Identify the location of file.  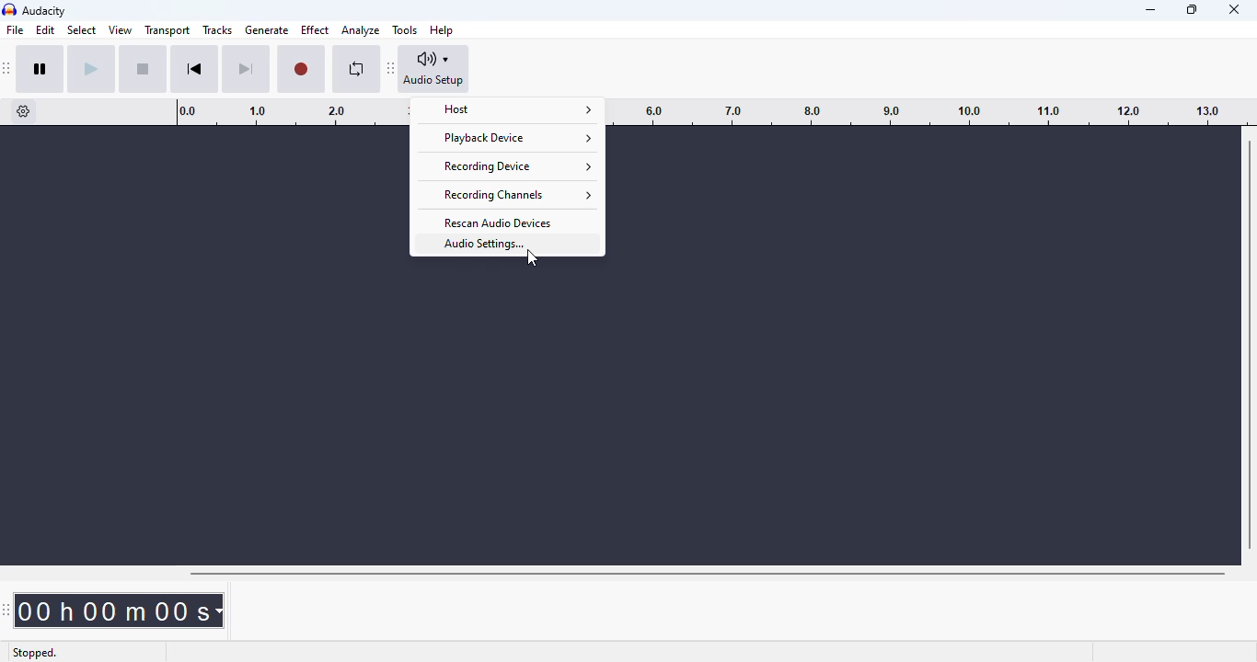
(16, 29).